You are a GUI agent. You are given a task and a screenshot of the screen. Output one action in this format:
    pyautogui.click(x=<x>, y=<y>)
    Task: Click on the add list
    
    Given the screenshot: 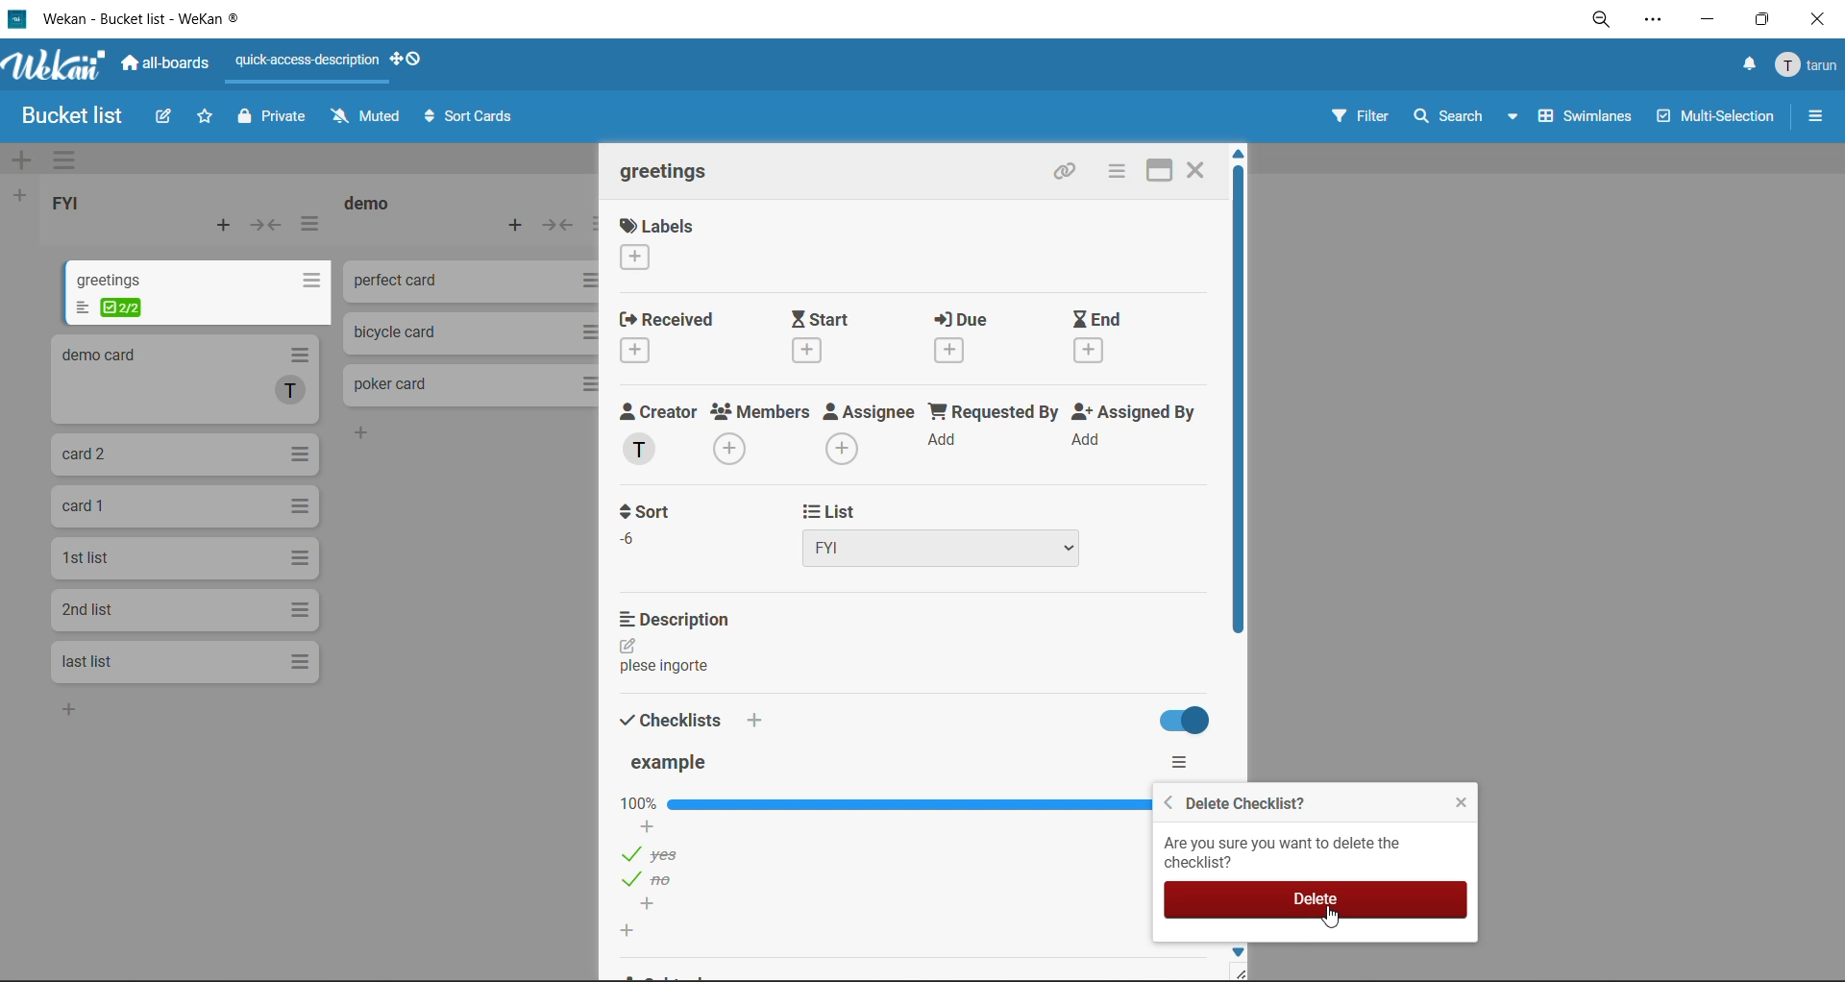 What is the action you would take?
    pyautogui.click(x=17, y=196)
    